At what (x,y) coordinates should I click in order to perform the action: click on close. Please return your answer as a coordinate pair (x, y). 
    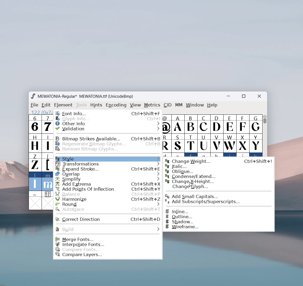
    Looking at the image, I should click on (259, 96).